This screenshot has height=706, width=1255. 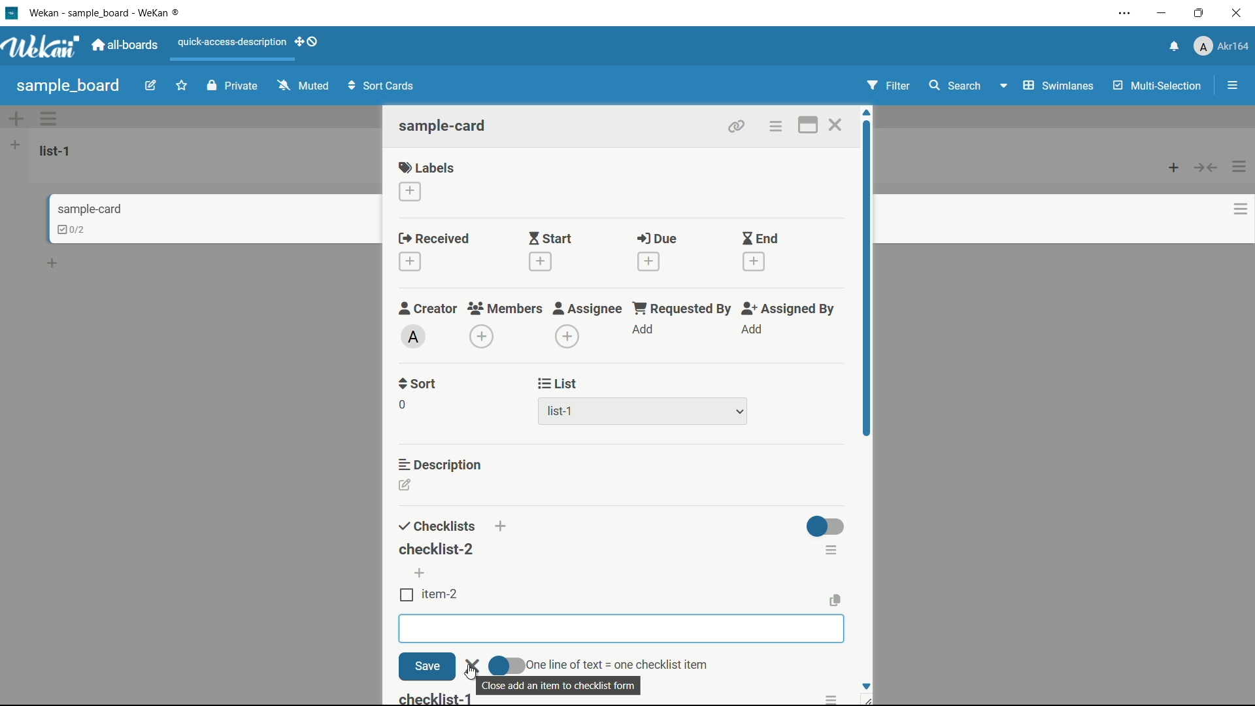 What do you see at coordinates (15, 118) in the screenshot?
I see `add swimlane` at bounding box center [15, 118].